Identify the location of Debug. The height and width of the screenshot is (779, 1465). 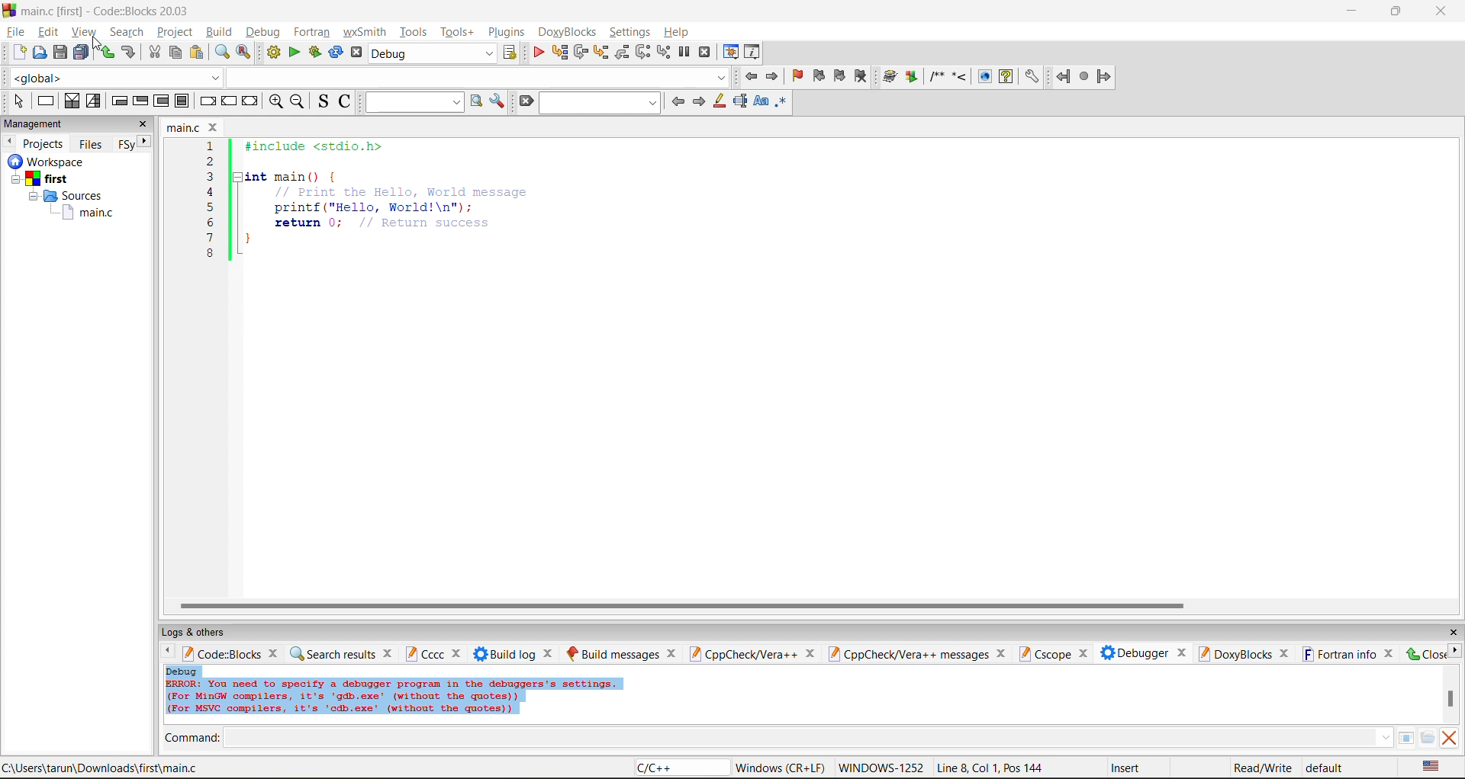
(433, 53).